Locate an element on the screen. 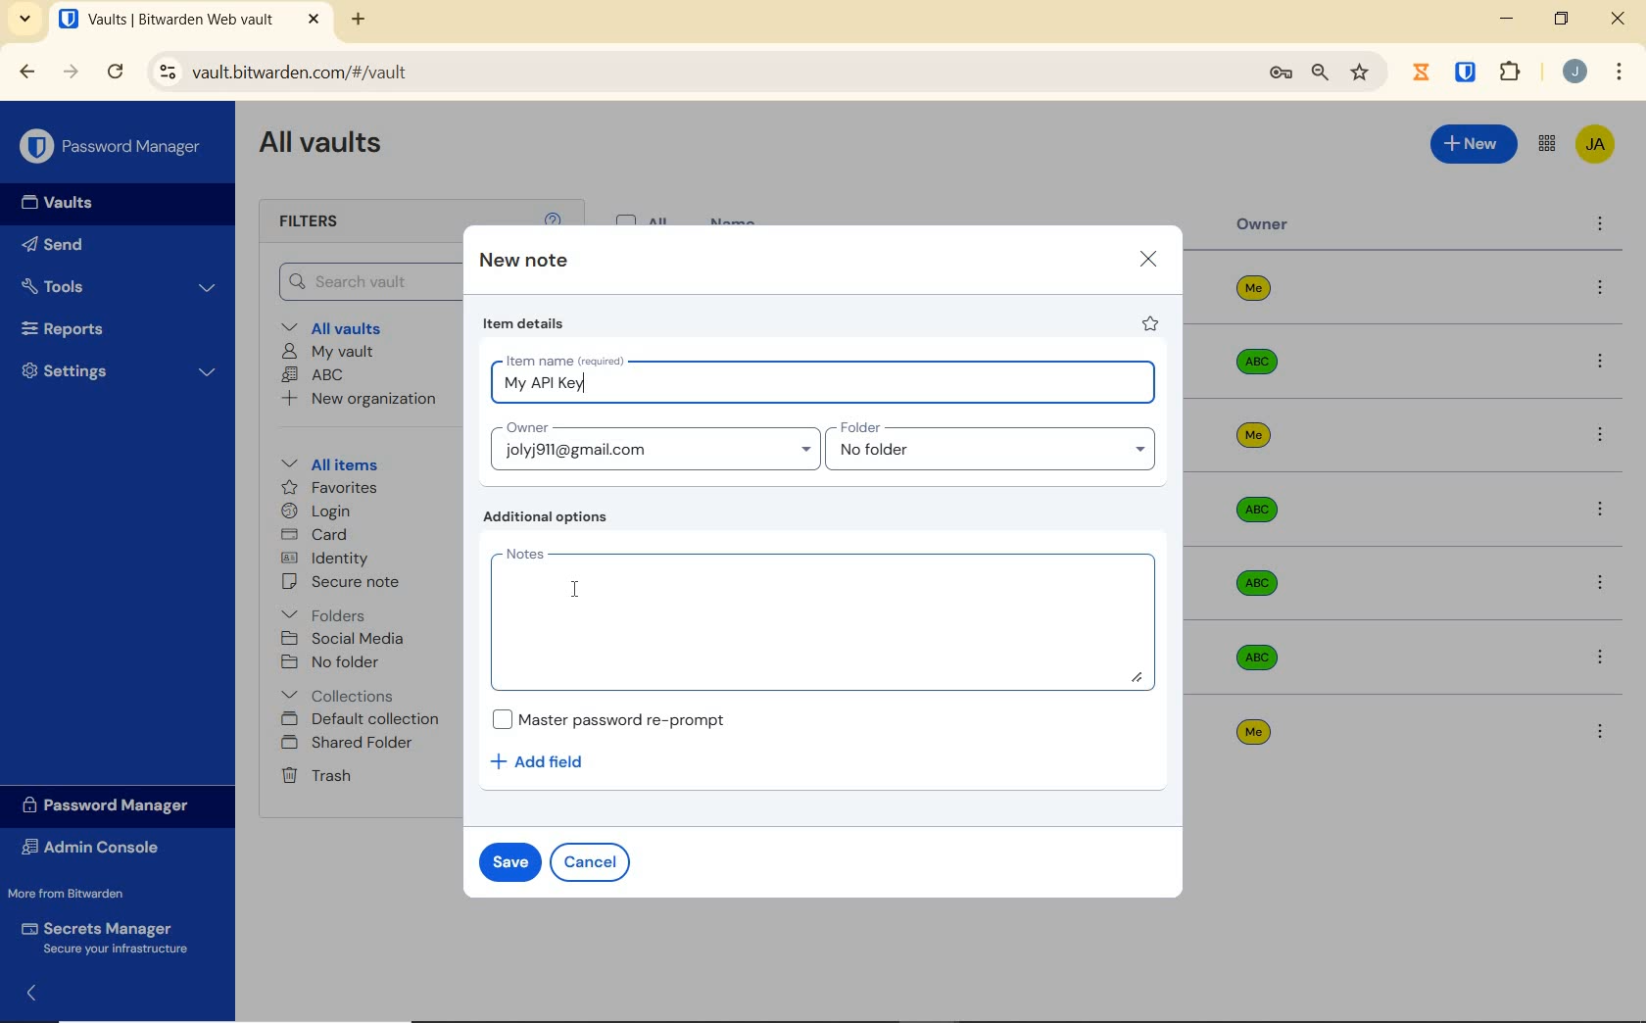 The width and height of the screenshot is (1646, 1023). BITWARDEN is located at coordinates (1467, 73).